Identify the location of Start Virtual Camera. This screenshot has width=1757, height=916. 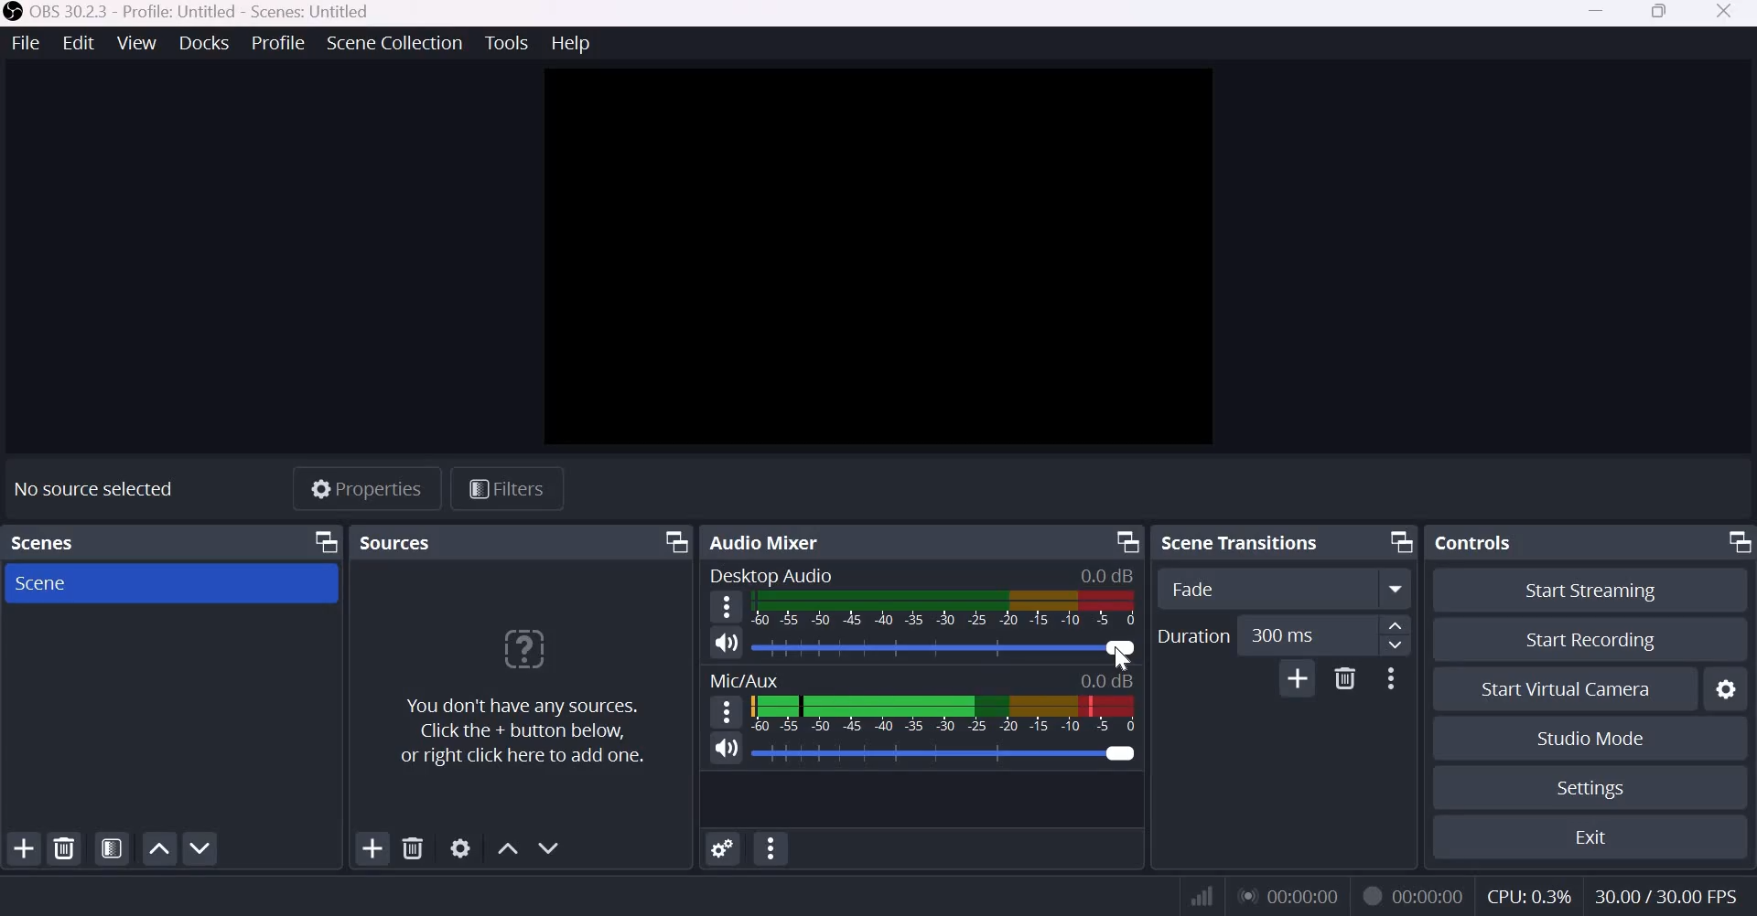
(1567, 690).